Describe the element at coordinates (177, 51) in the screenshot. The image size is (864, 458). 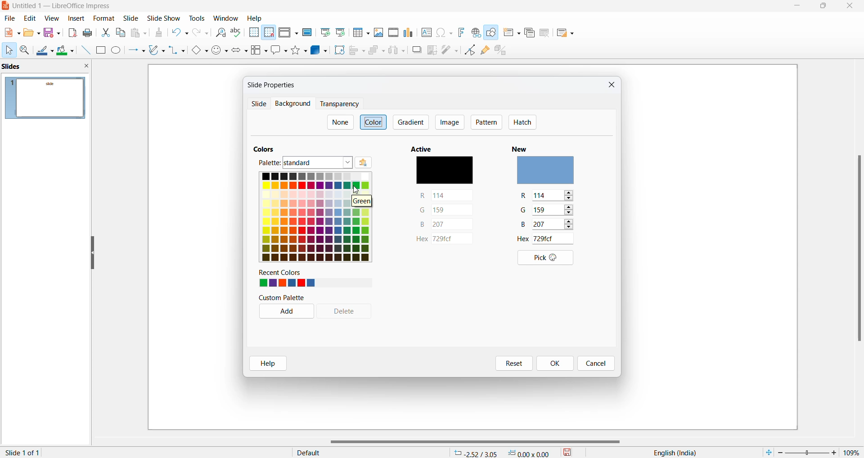
I see `connectors` at that location.